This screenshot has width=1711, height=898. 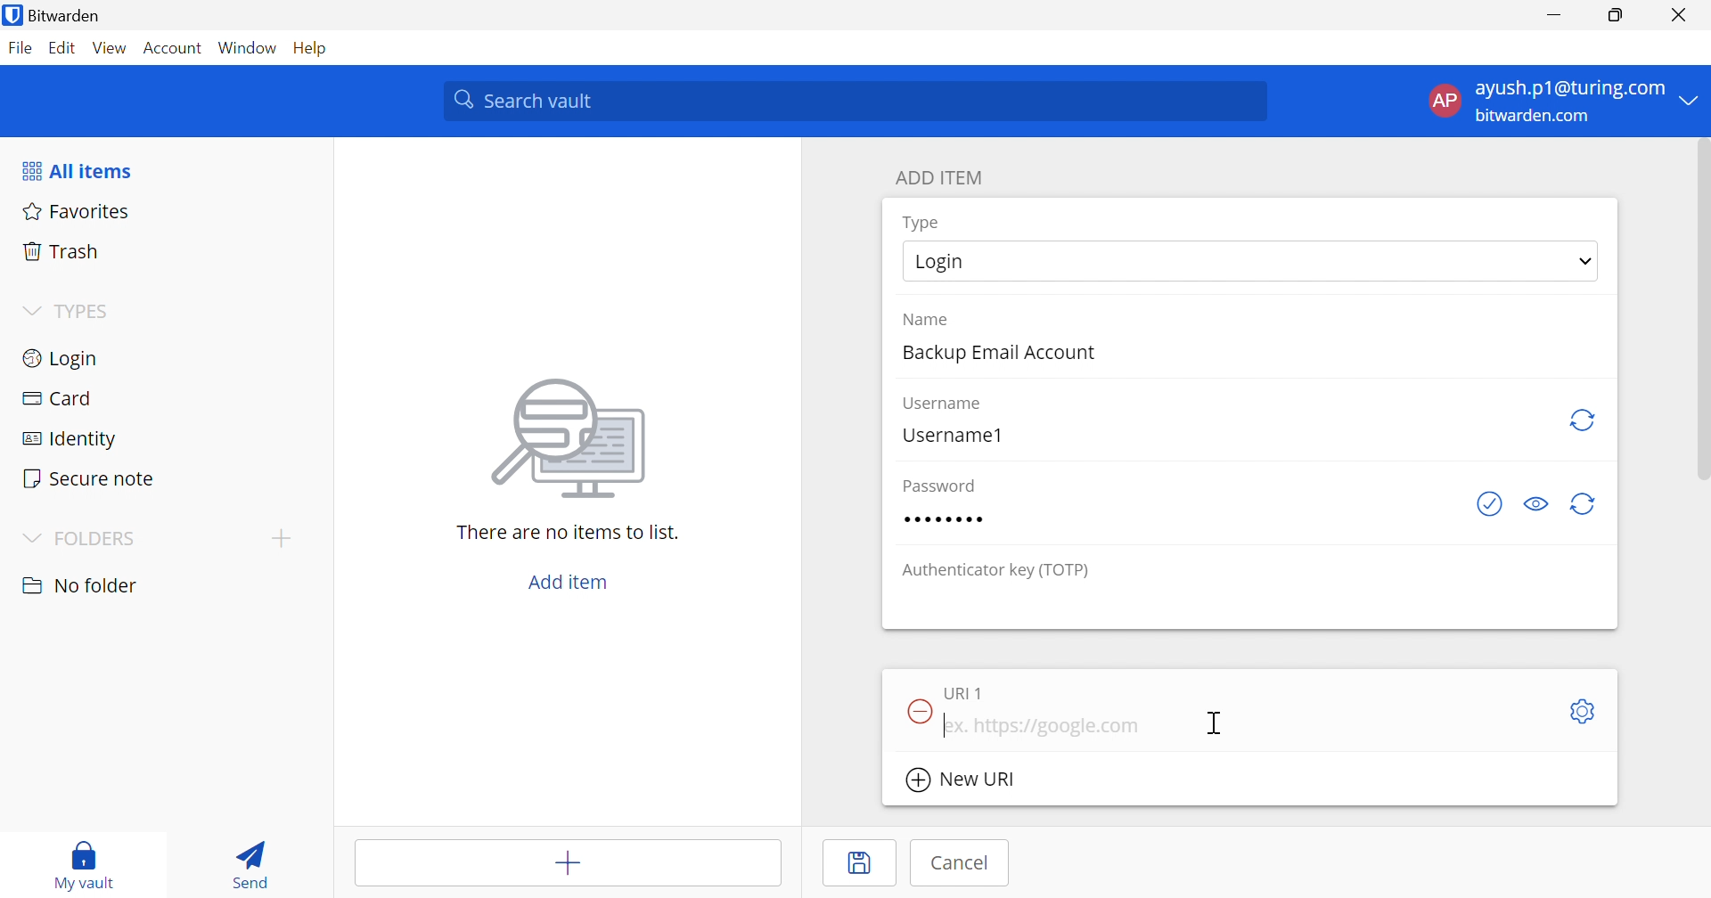 What do you see at coordinates (1443, 101) in the screenshot?
I see `AP` at bounding box center [1443, 101].